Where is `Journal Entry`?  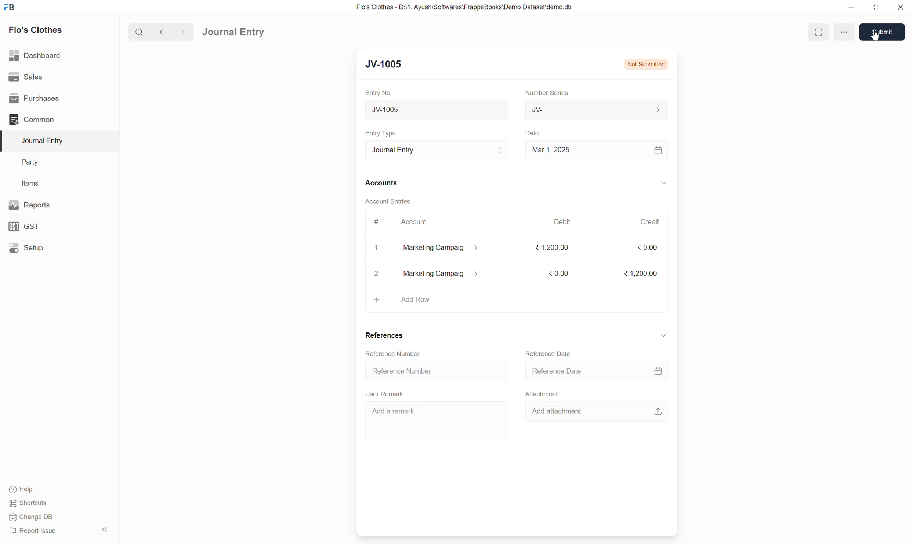
Journal Entry is located at coordinates (437, 150).